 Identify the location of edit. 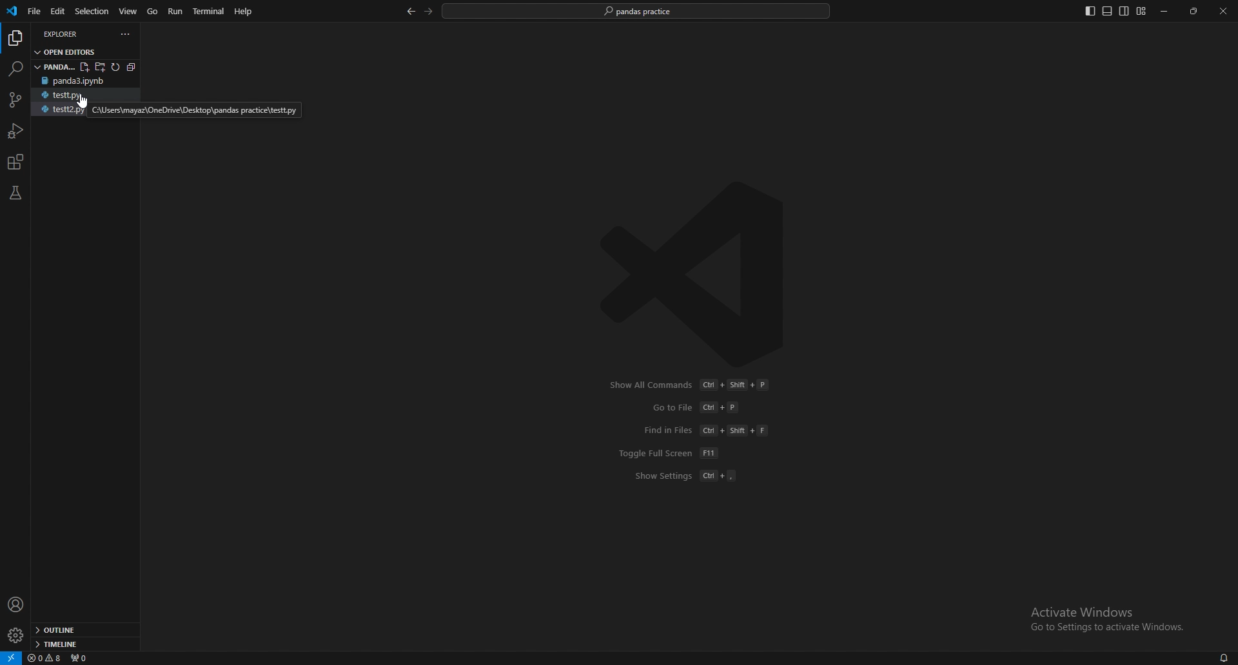
(59, 11).